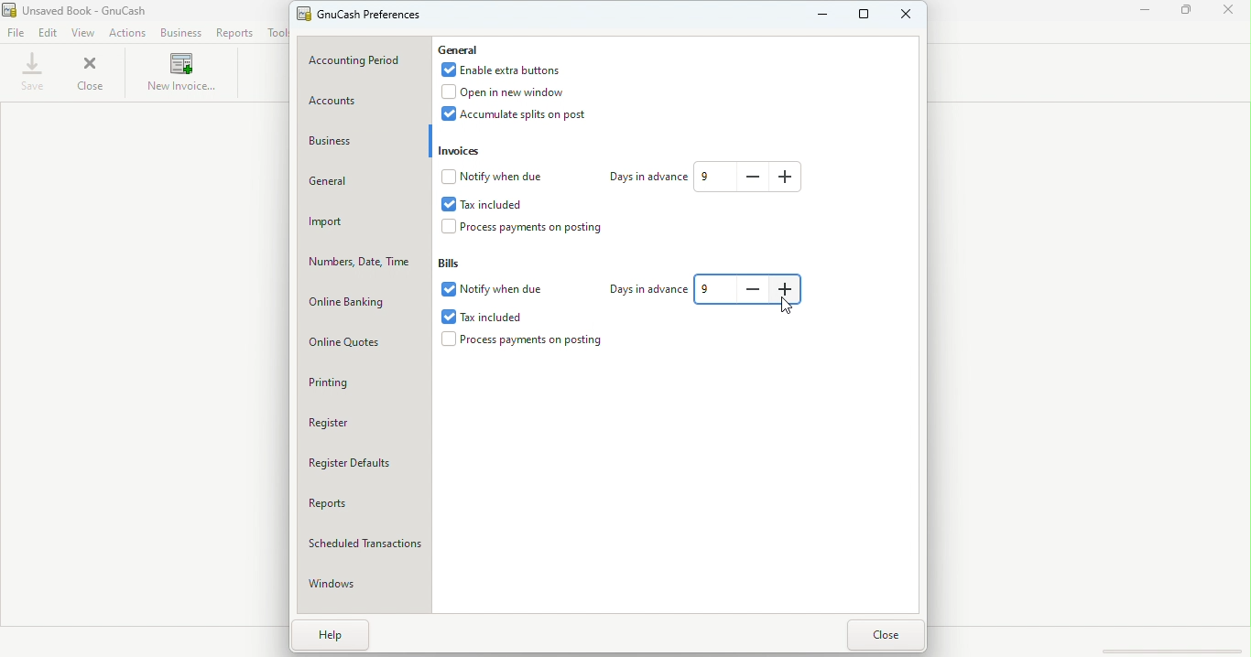 This screenshot has height=657, width=1251. I want to click on Register, so click(360, 420).